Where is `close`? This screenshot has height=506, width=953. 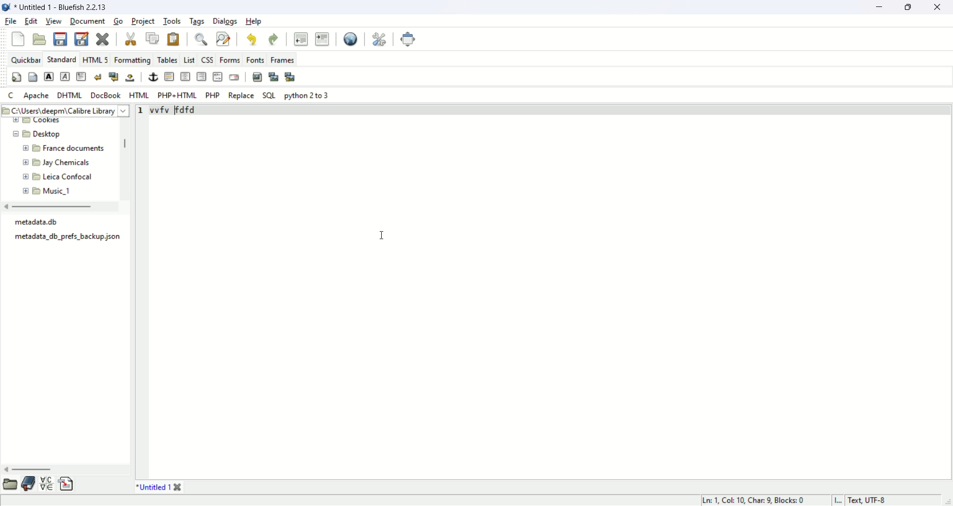 close is located at coordinates (940, 7).